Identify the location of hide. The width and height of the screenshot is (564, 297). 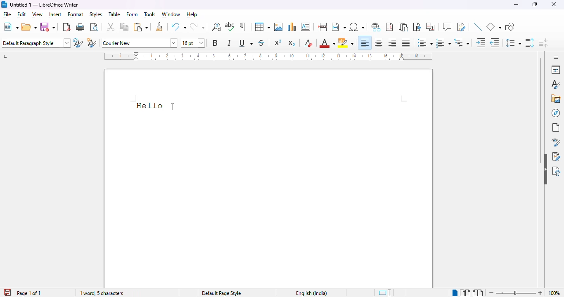
(545, 170).